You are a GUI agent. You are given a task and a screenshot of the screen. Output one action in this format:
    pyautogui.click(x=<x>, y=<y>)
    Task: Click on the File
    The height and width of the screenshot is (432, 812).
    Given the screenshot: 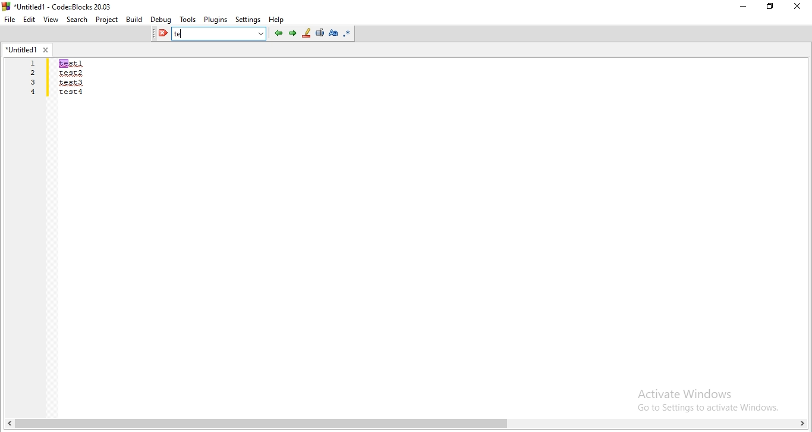 What is the action you would take?
    pyautogui.click(x=10, y=19)
    